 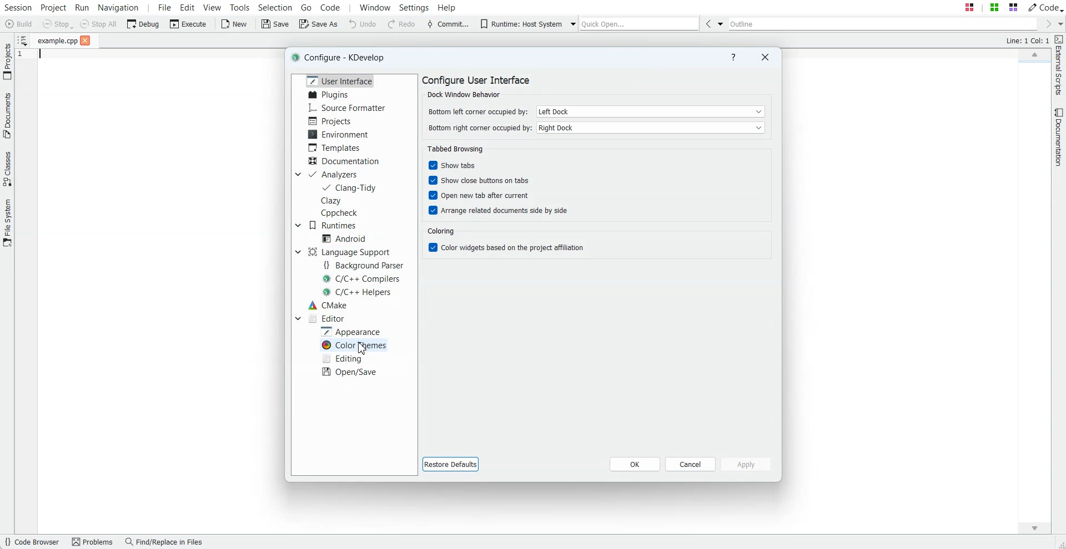 I want to click on Execute, so click(x=188, y=24).